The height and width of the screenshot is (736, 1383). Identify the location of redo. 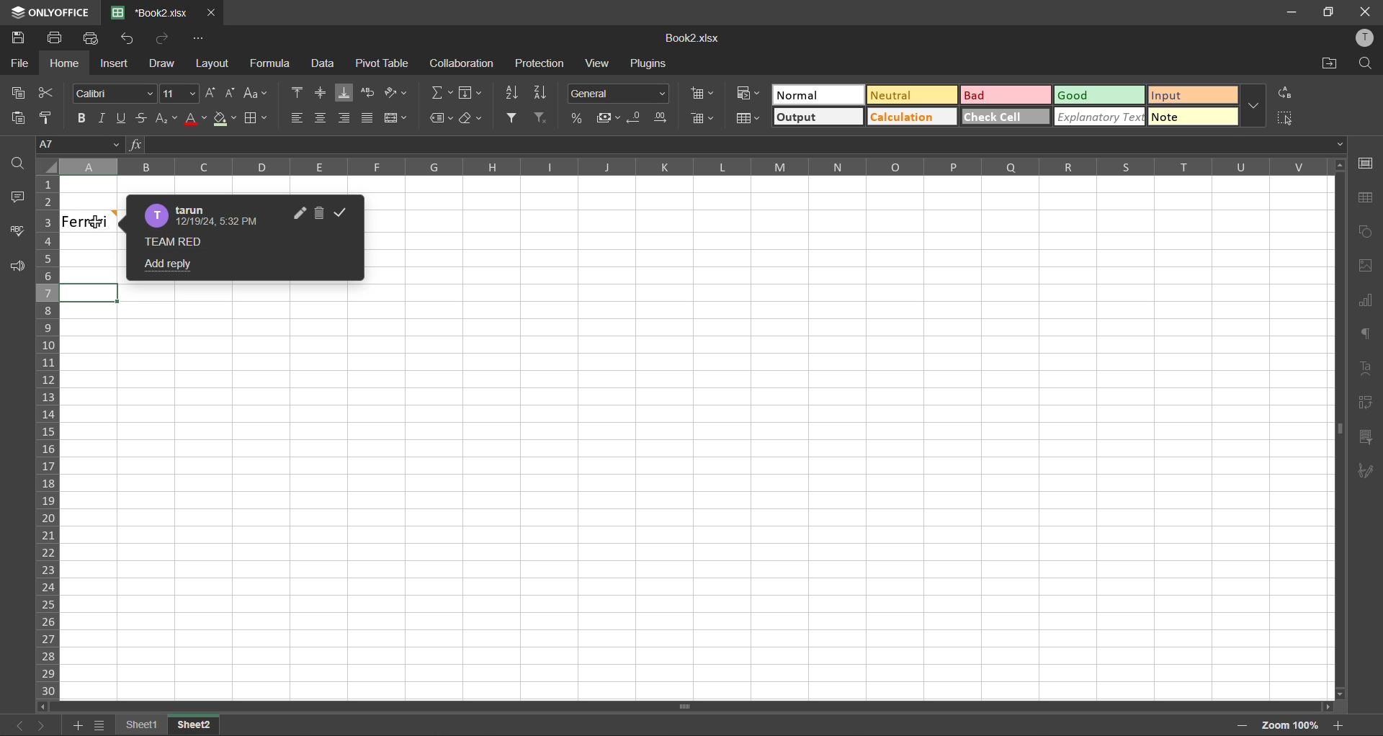
(164, 40).